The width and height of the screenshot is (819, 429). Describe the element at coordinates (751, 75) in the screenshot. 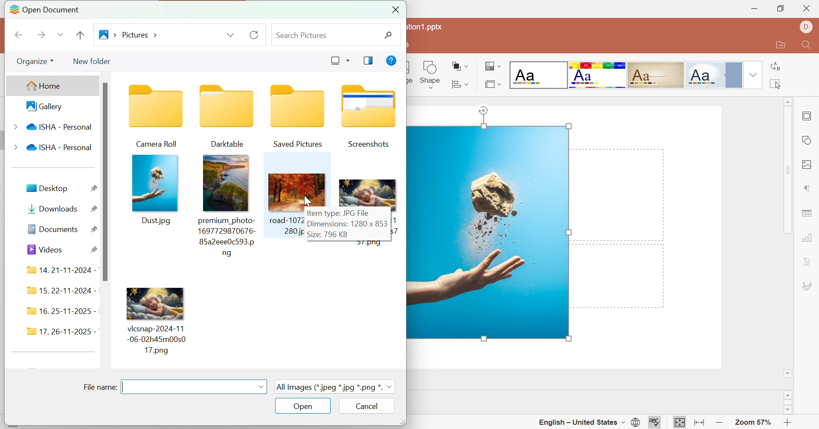

I see `Drop Down` at that location.